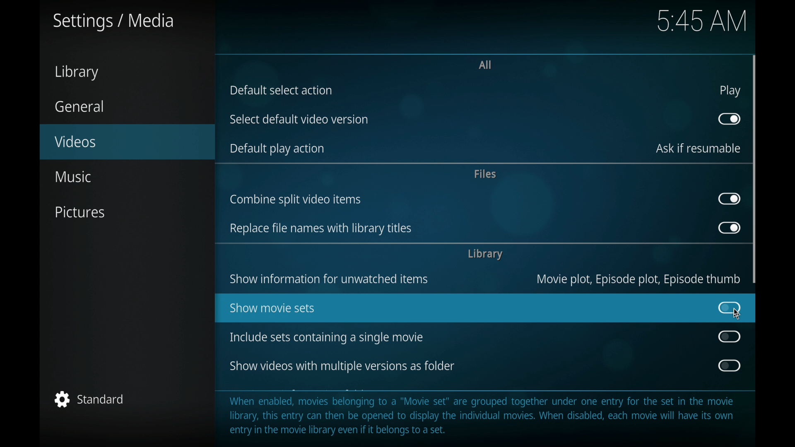 This screenshot has height=447, width=795. I want to click on toggle button, so click(728, 227).